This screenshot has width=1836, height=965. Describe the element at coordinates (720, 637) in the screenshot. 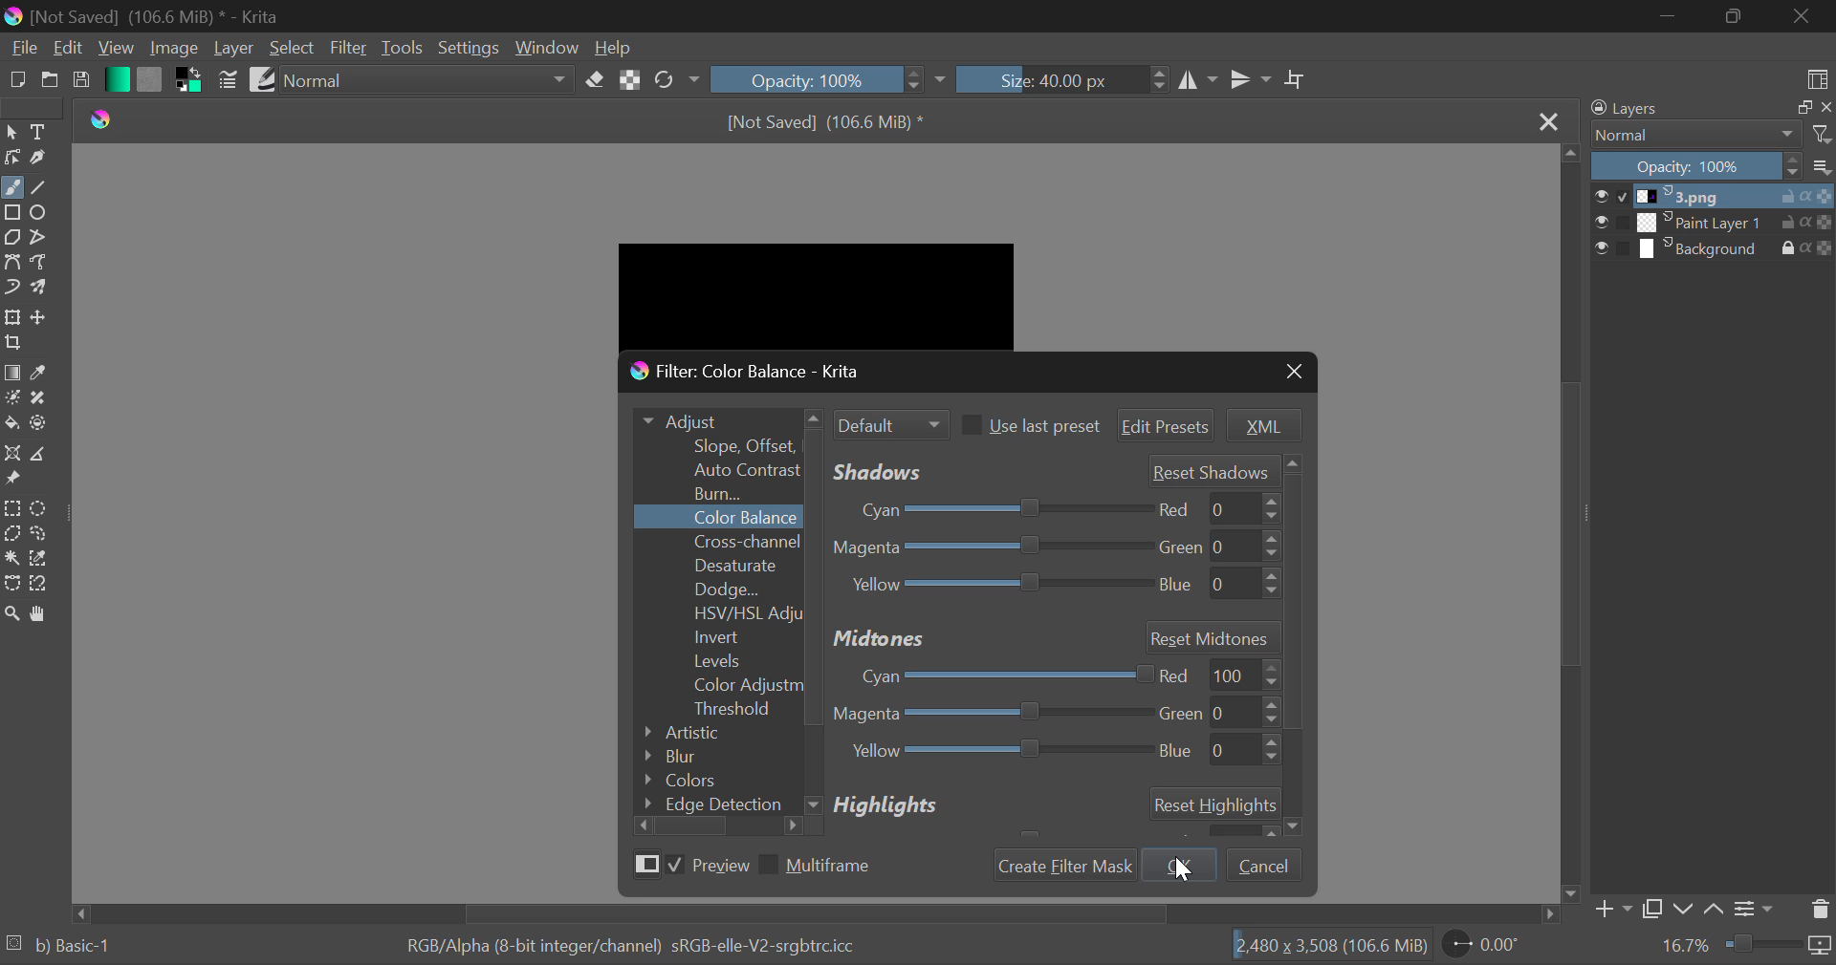

I see `Invert` at that location.